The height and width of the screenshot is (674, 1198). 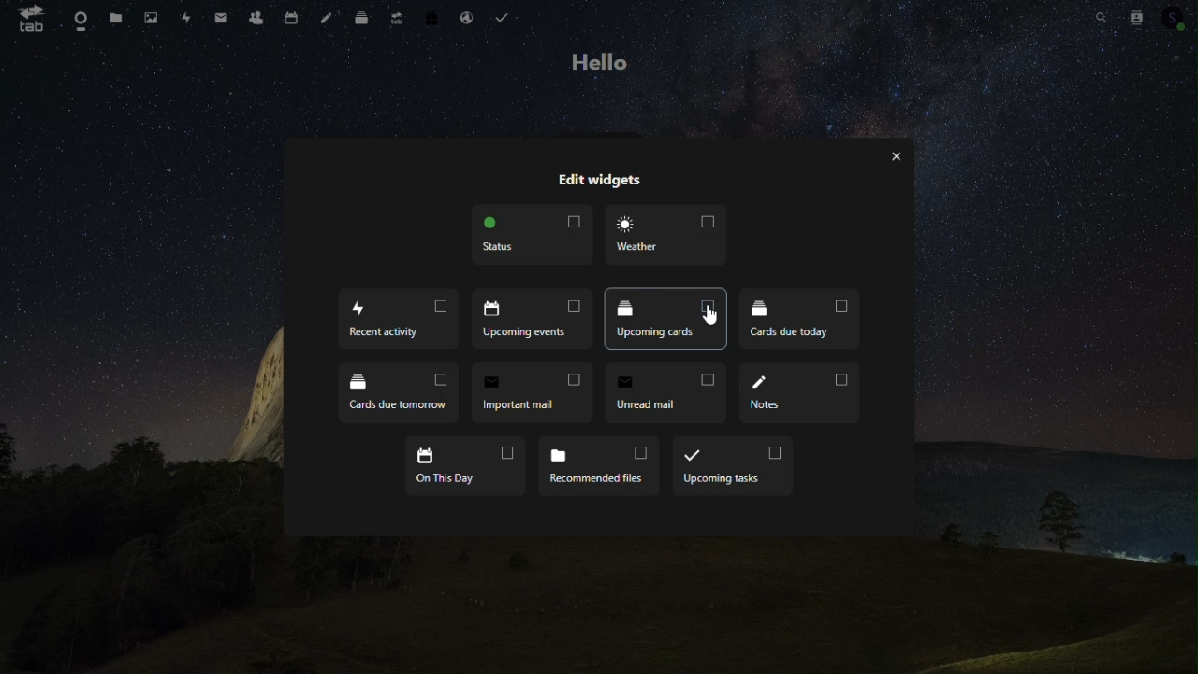 What do you see at coordinates (596, 467) in the screenshot?
I see `Recommended files` at bounding box center [596, 467].